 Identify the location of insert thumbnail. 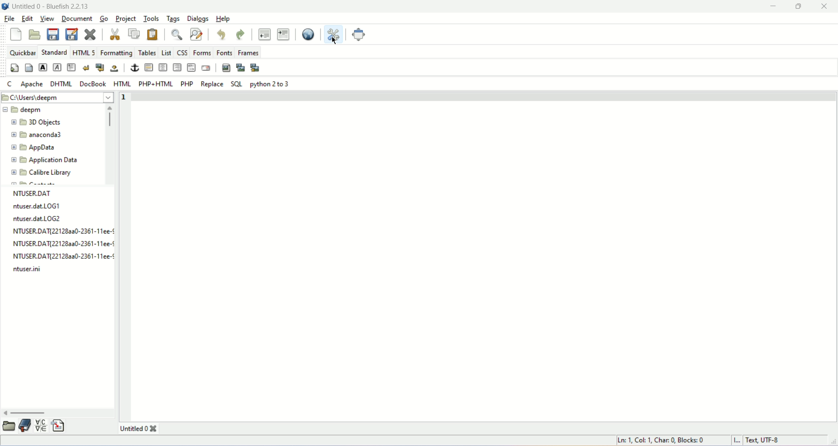
(239, 67).